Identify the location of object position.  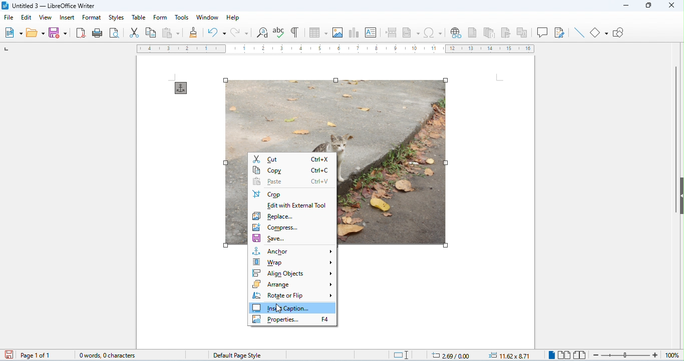
(510, 355).